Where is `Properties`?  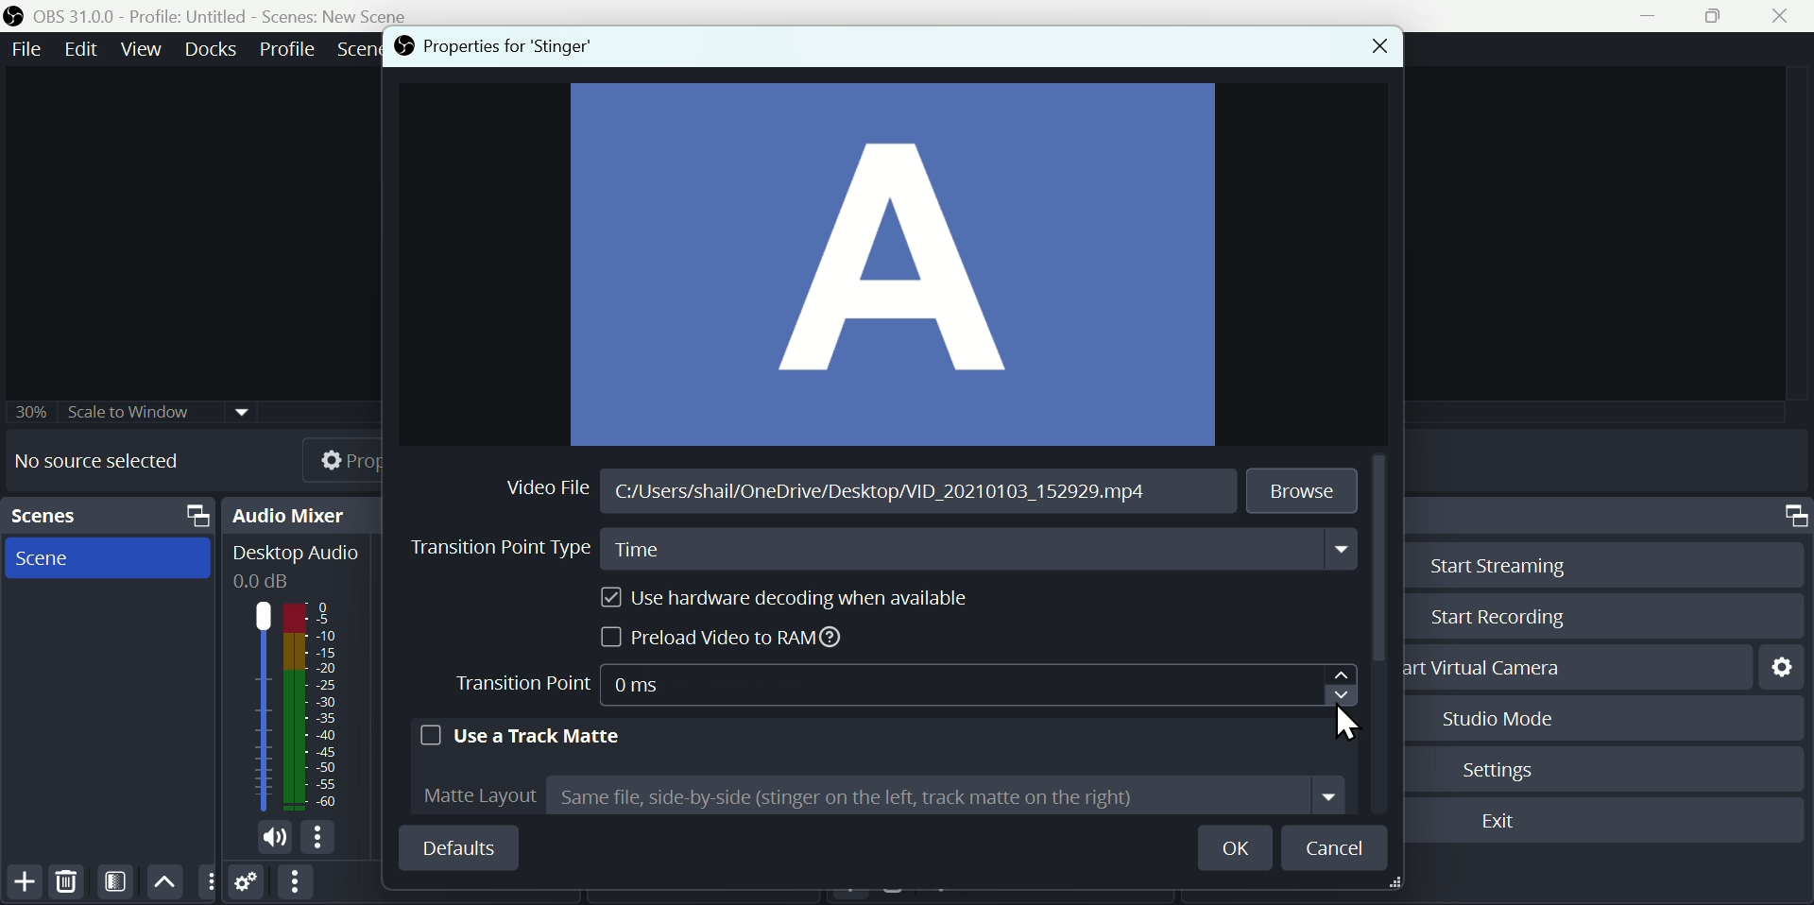 Properties is located at coordinates (326, 457).